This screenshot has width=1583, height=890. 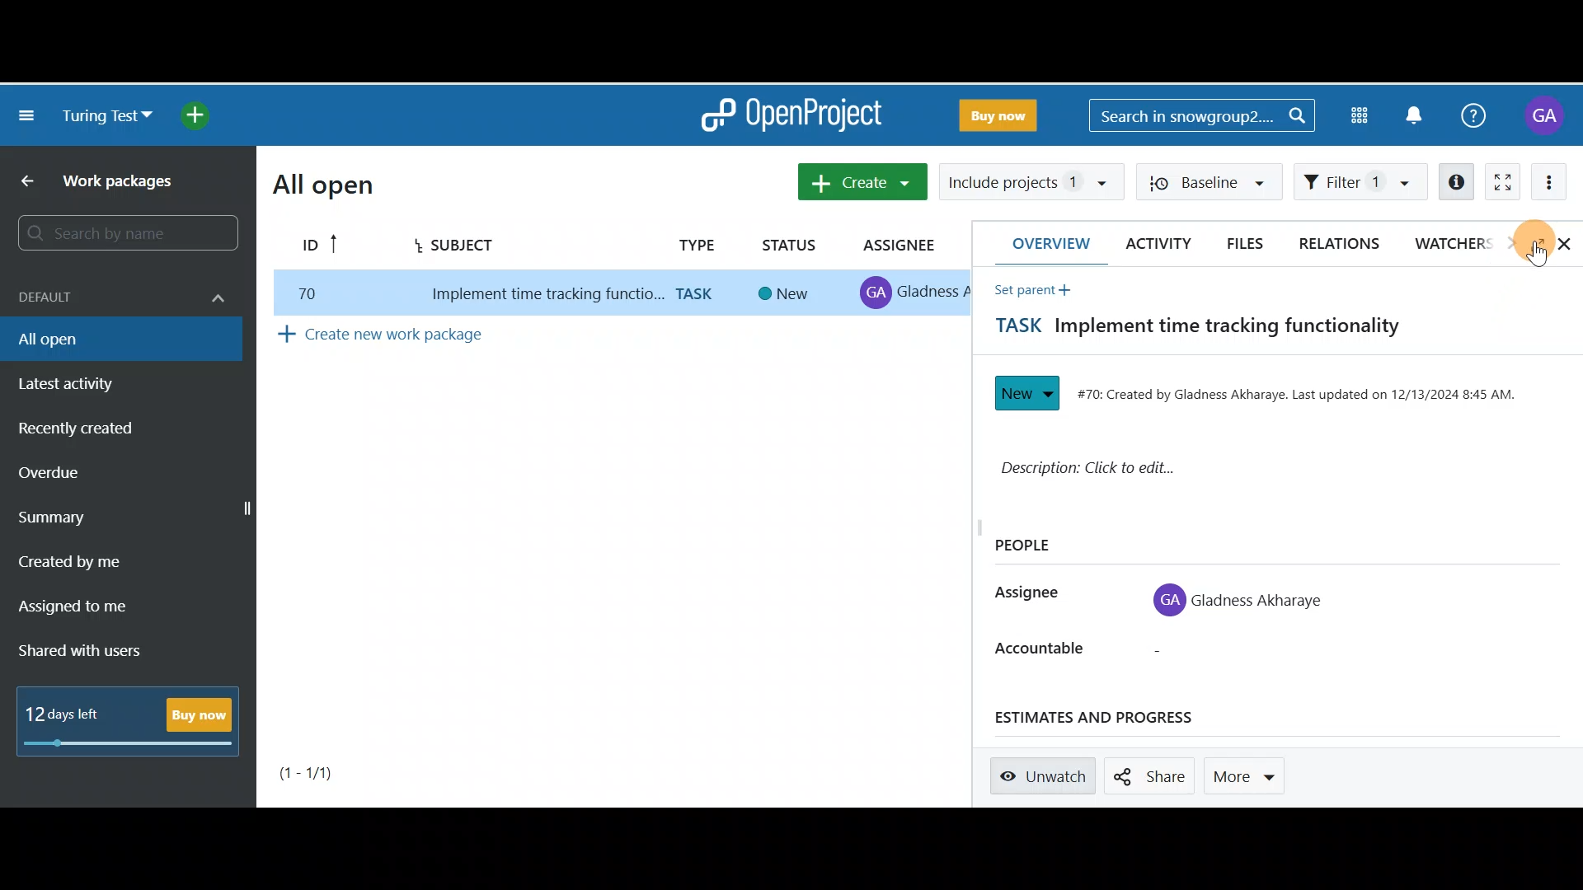 What do you see at coordinates (110, 338) in the screenshot?
I see `All open` at bounding box center [110, 338].